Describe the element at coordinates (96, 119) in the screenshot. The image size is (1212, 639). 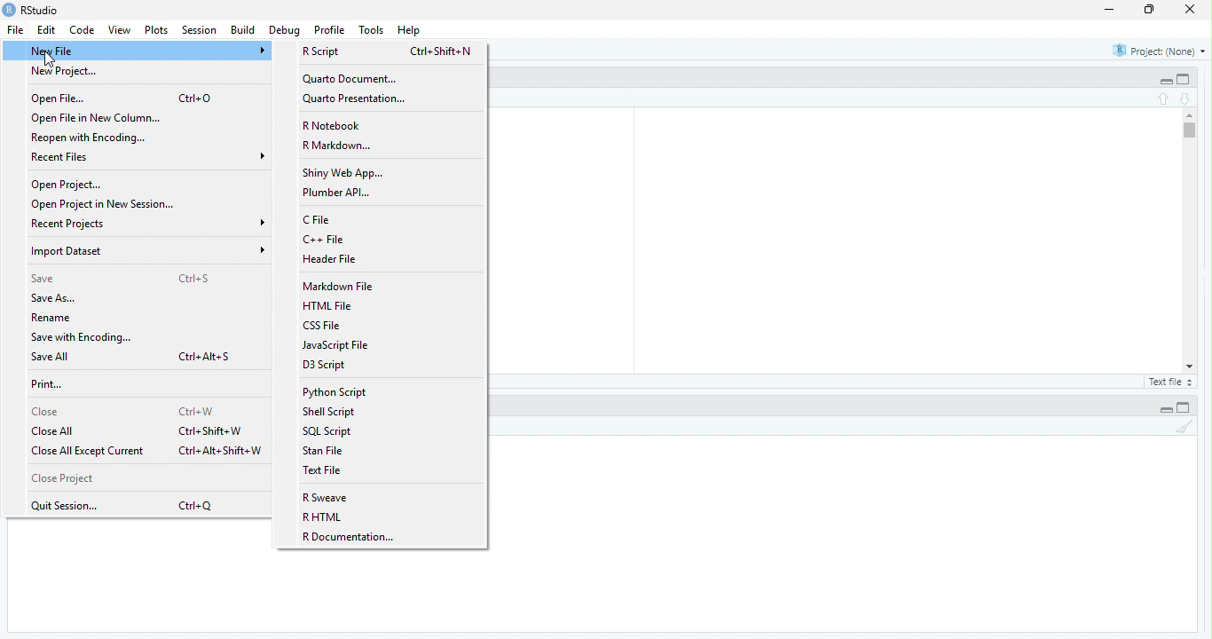
I see `Open File in New Column...` at that location.